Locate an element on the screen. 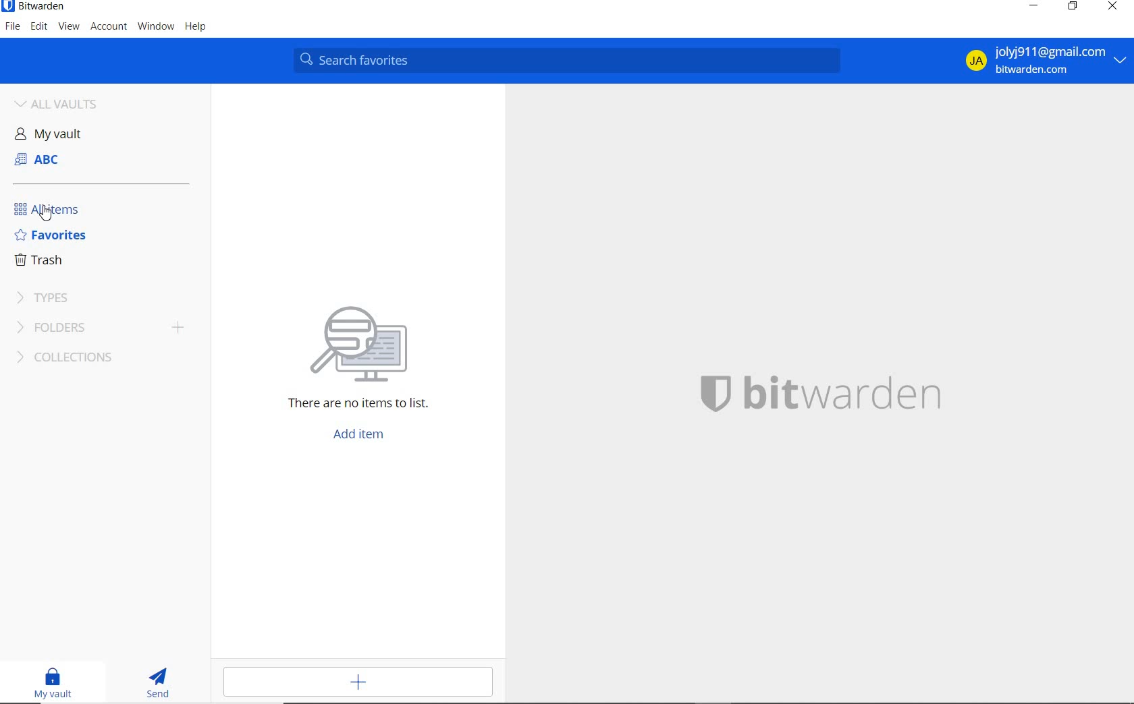  SEND is located at coordinates (162, 684).